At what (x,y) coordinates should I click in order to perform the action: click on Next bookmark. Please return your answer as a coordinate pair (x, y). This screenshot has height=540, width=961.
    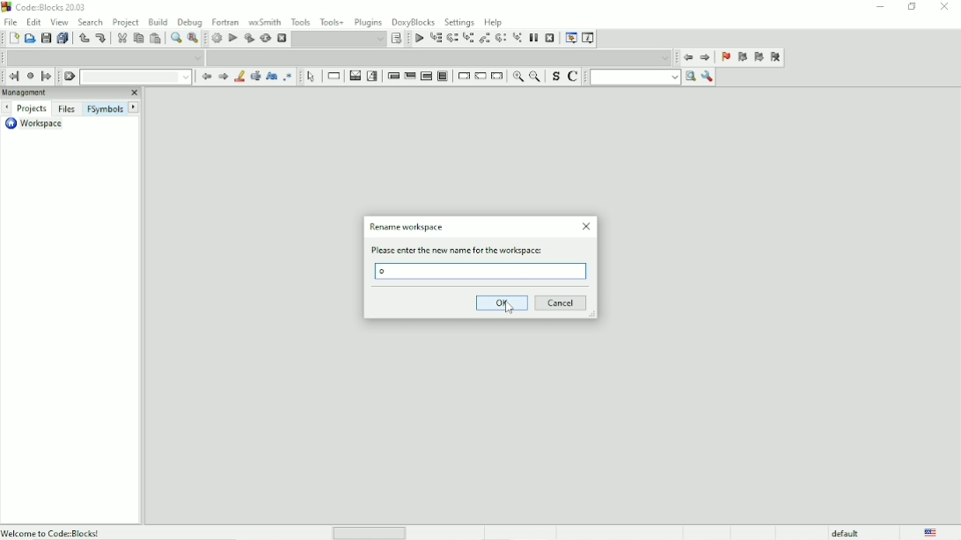
    Looking at the image, I should click on (759, 58).